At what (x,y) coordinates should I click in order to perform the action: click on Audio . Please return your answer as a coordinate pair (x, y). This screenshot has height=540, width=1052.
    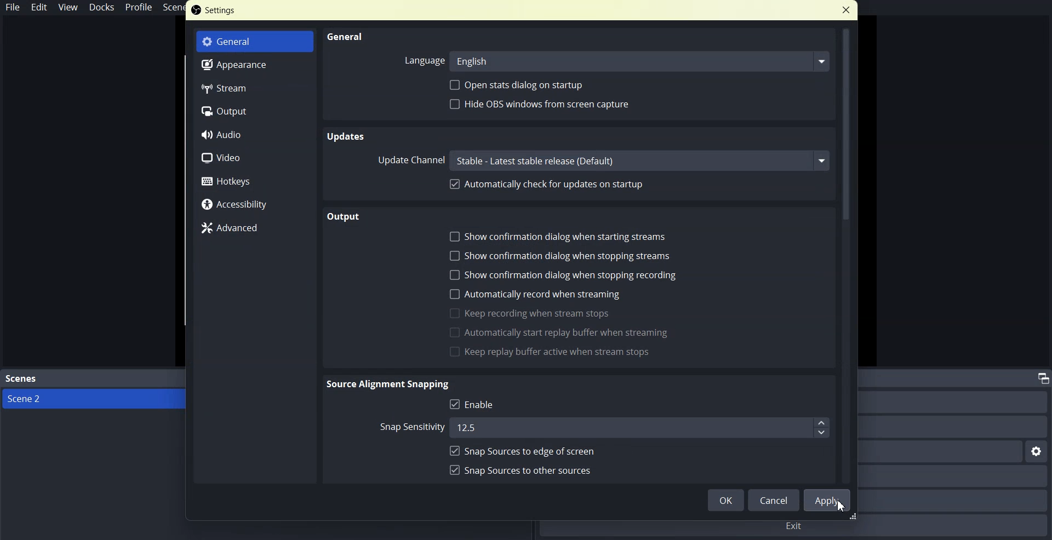
    Looking at the image, I should click on (255, 133).